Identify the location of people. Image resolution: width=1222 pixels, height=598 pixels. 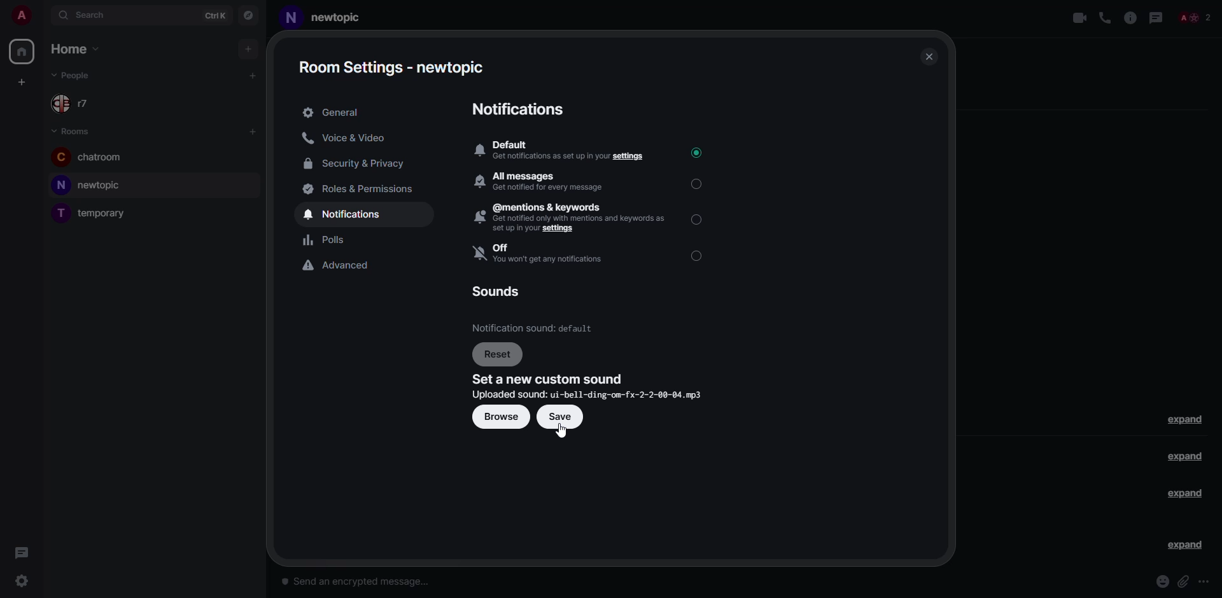
(77, 105).